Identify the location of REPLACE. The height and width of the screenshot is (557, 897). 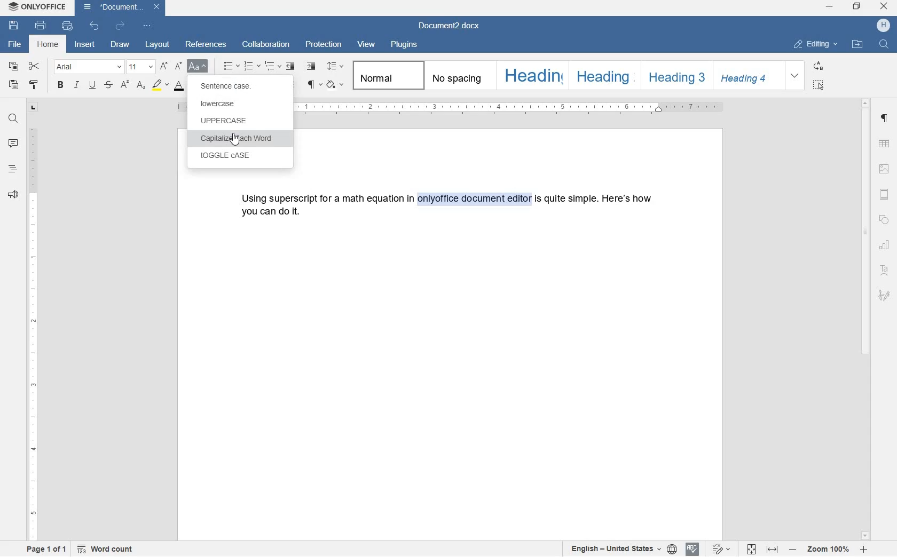
(819, 67).